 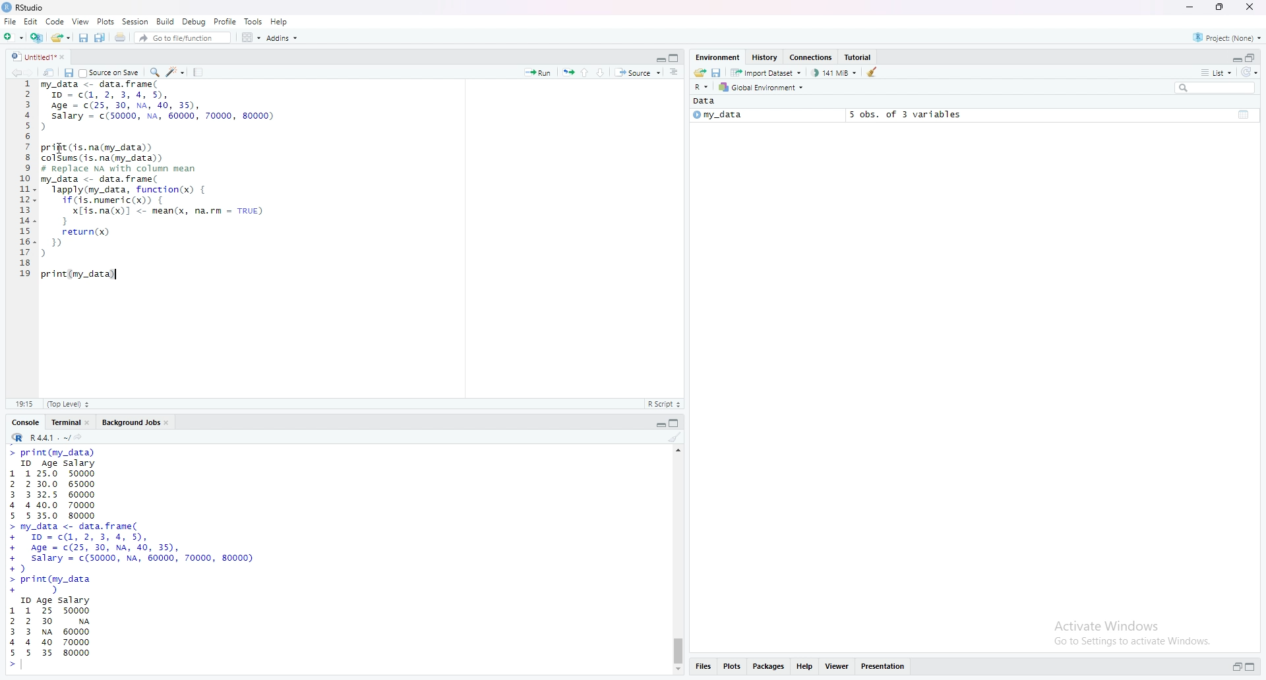 I want to click on data frame code, so click(x=160, y=185).